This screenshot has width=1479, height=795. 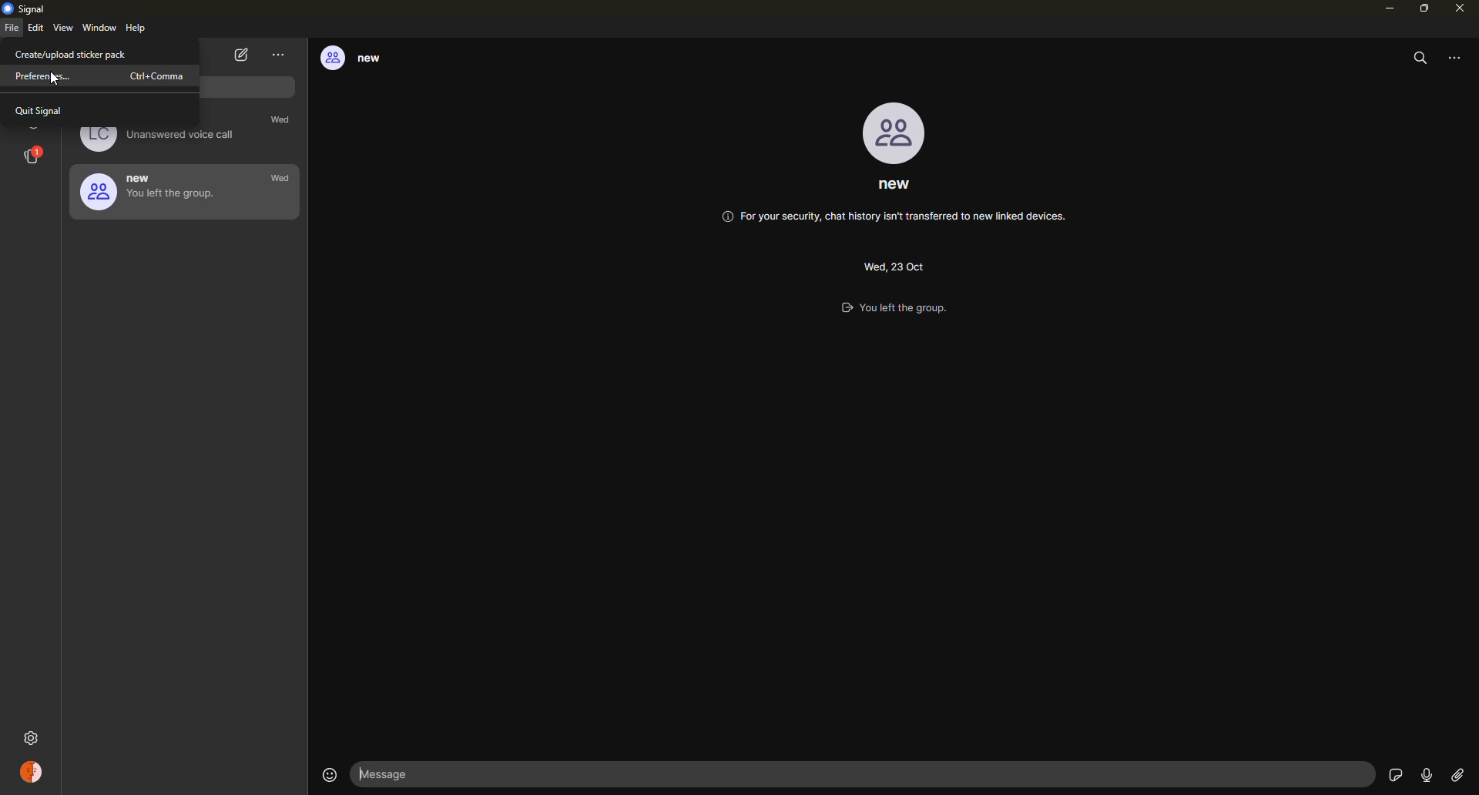 What do you see at coordinates (897, 133) in the screenshot?
I see `profile` at bounding box center [897, 133].